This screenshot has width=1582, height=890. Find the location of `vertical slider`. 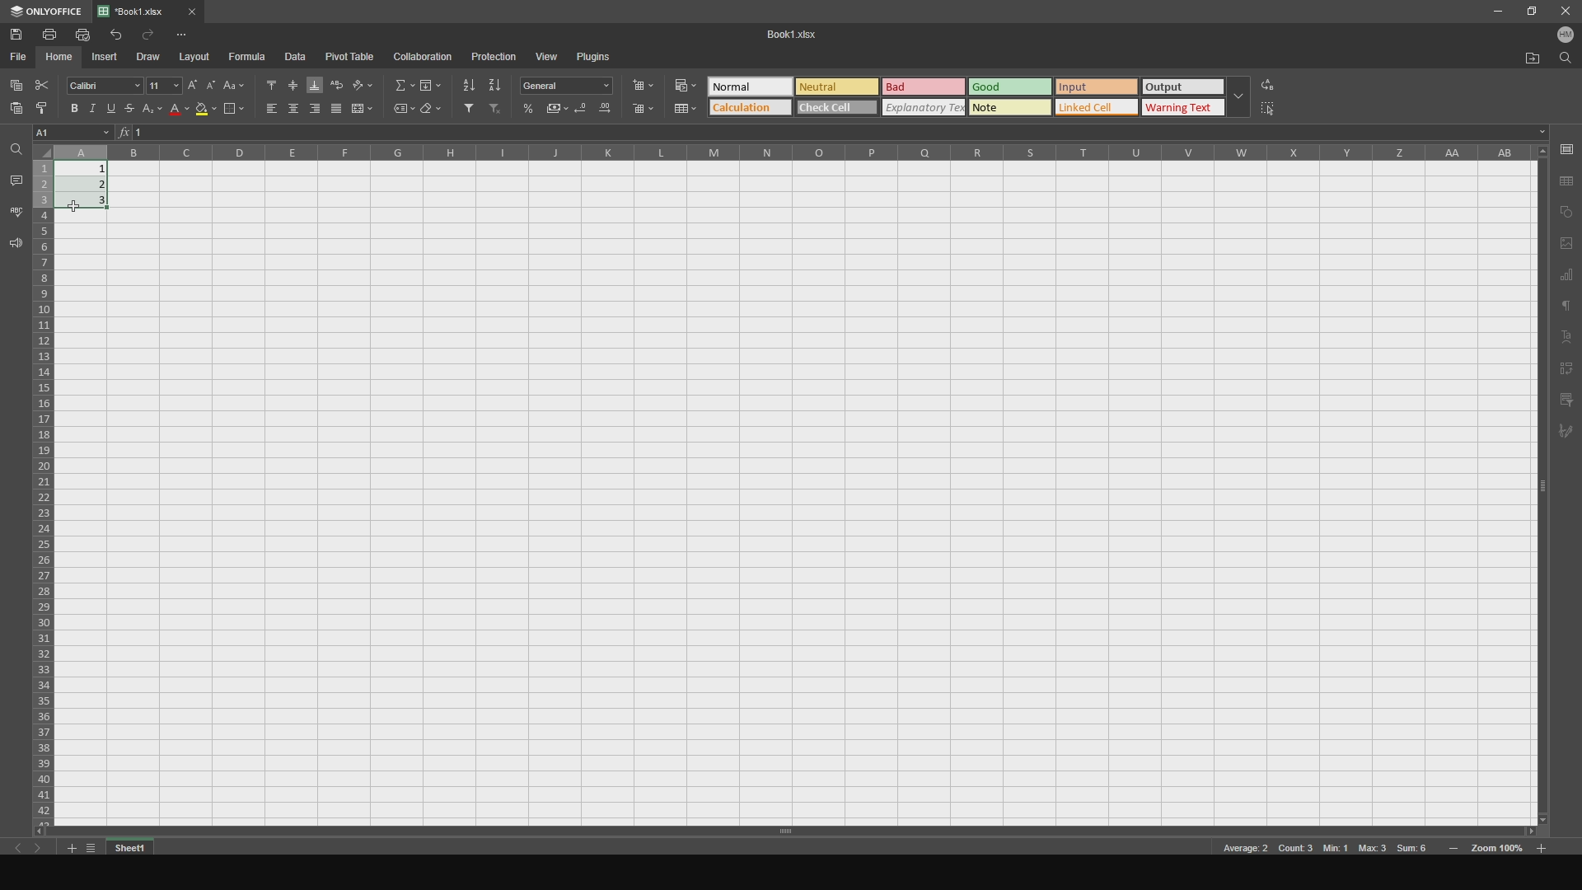

vertical slider is located at coordinates (1542, 499).